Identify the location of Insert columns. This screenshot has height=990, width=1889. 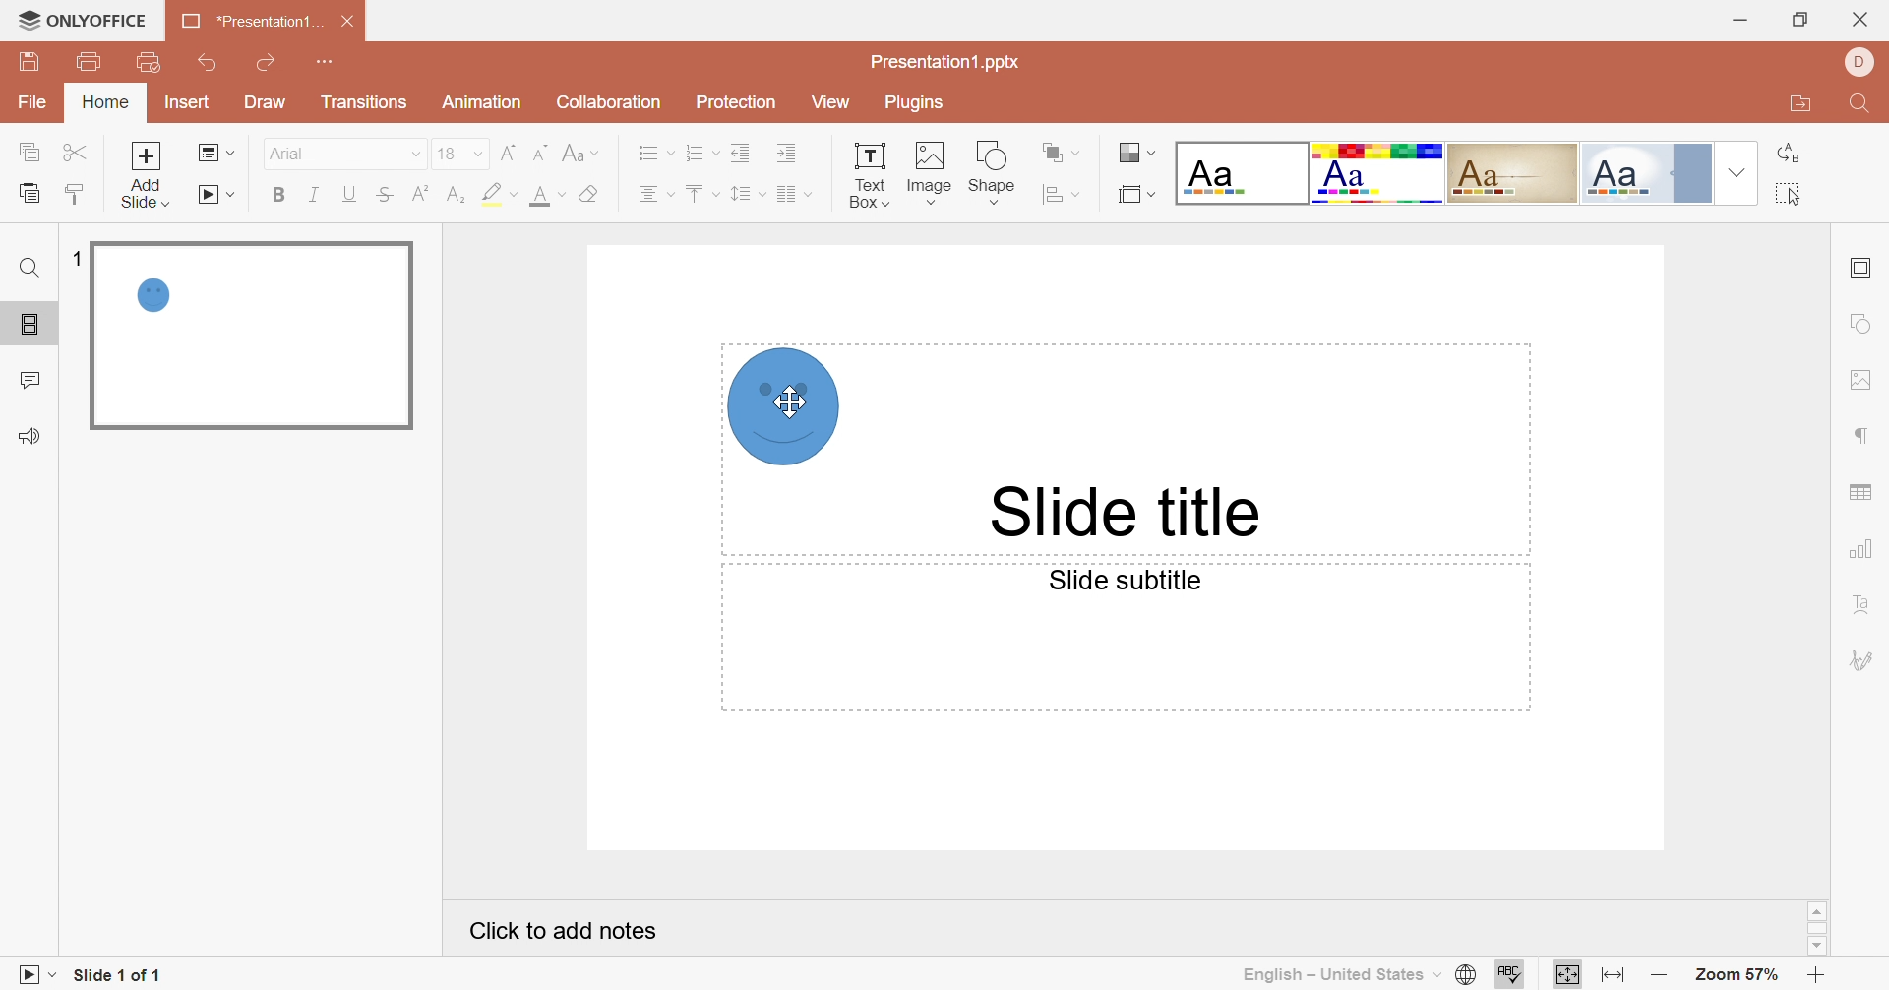
(794, 194).